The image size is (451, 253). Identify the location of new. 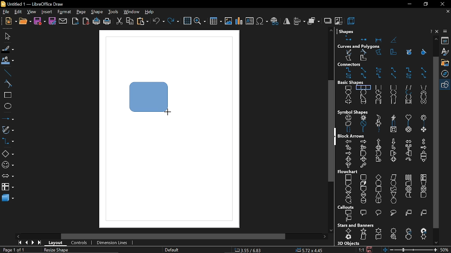
(10, 21).